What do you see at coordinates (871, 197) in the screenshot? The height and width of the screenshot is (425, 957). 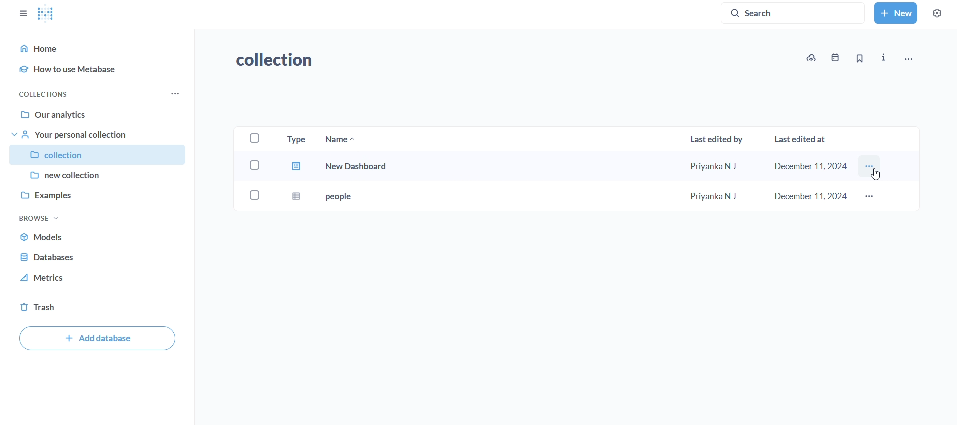 I see `more ` at bounding box center [871, 197].